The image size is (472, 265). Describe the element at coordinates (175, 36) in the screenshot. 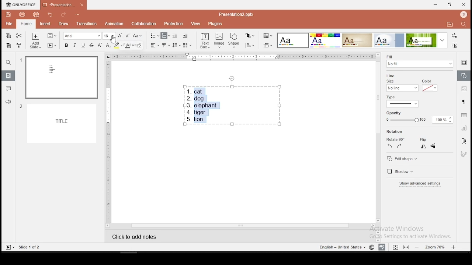

I see `decrease indent` at that location.